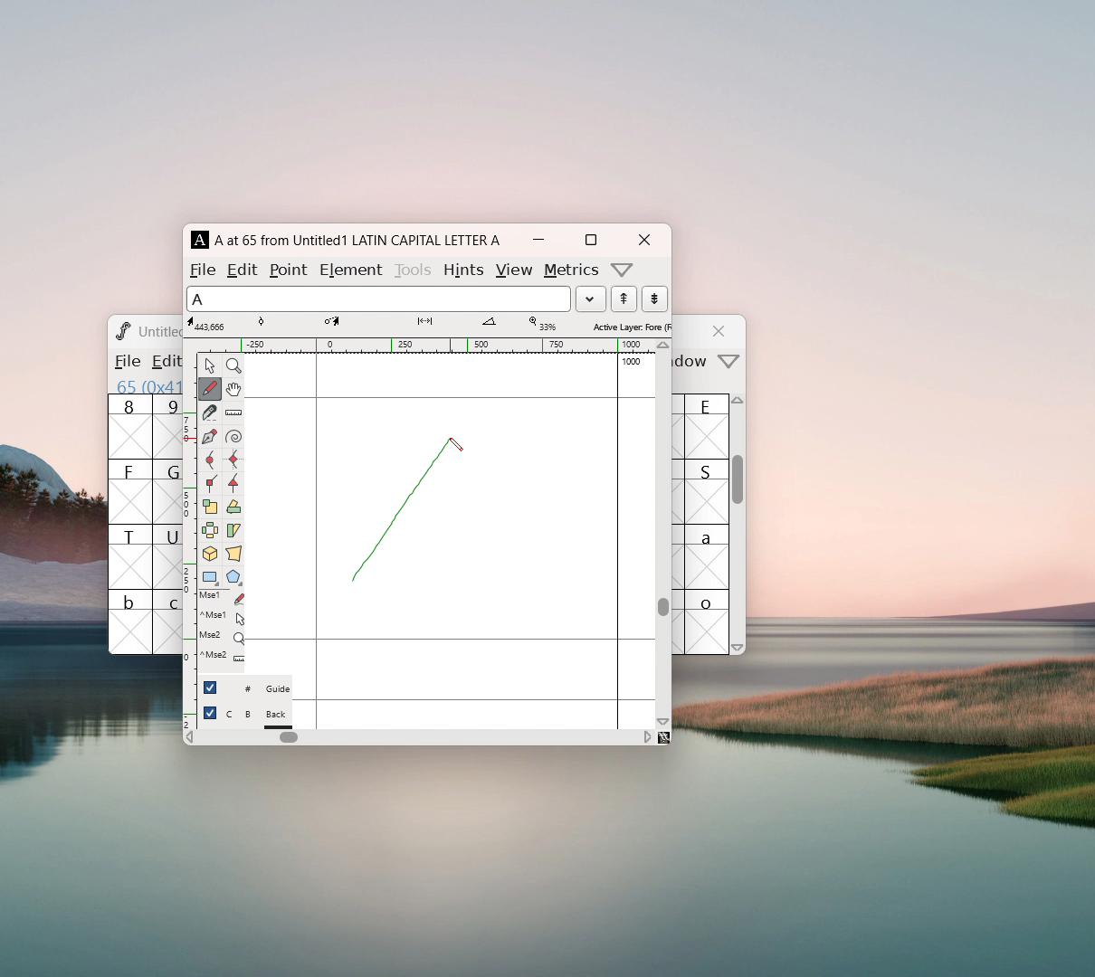 Image resolution: width=1095 pixels, height=977 pixels. What do you see at coordinates (234, 579) in the screenshot?
I see `polygon or star` at bounding box center [234, 579].